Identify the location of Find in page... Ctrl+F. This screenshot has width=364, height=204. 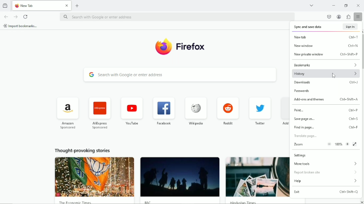
(326, 127).